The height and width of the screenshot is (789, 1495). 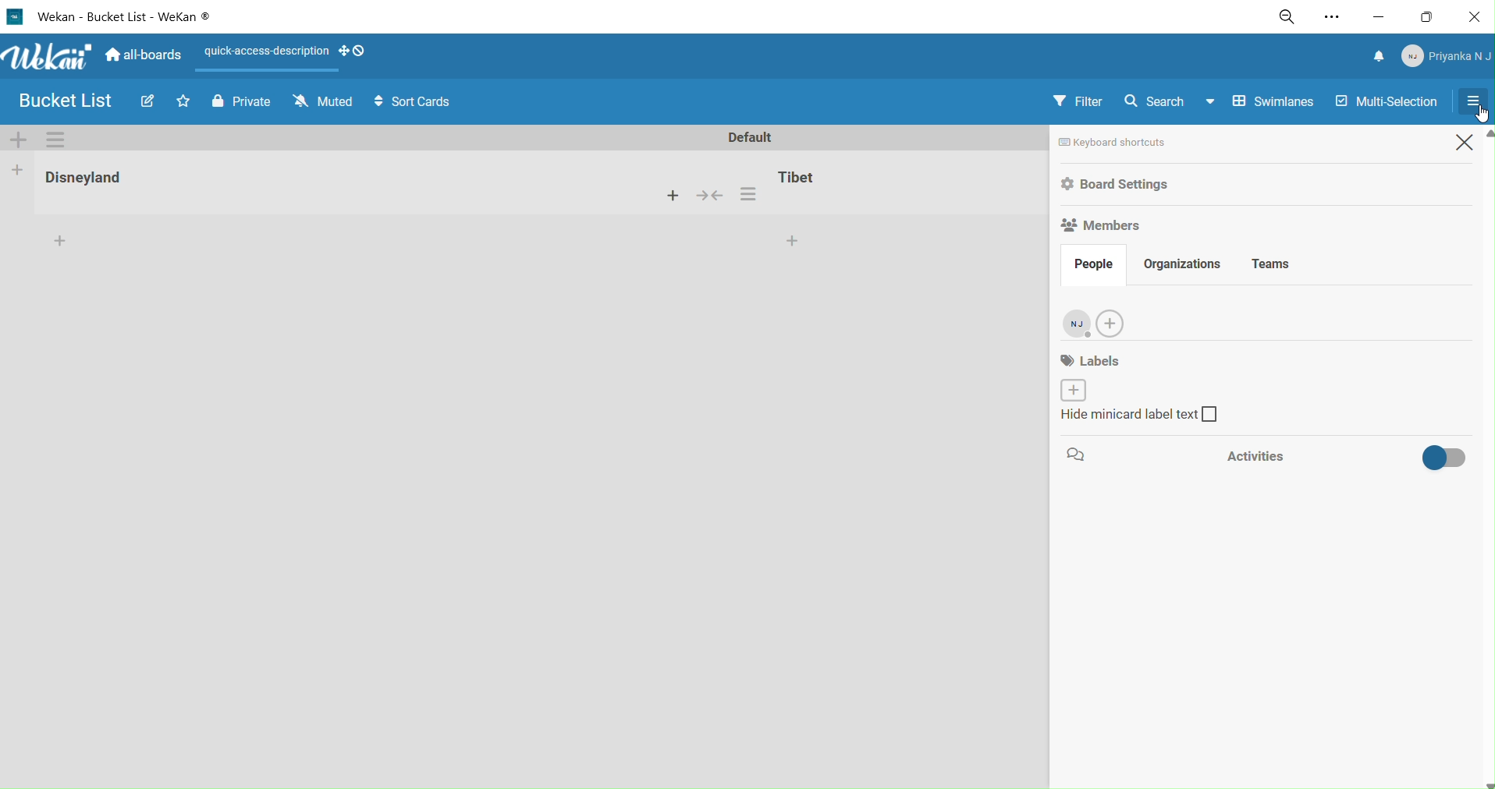 What do you see at coordinates (184, 101) in the screenshot?
I see `click to star thisboard` at bounding box center [184, 101].